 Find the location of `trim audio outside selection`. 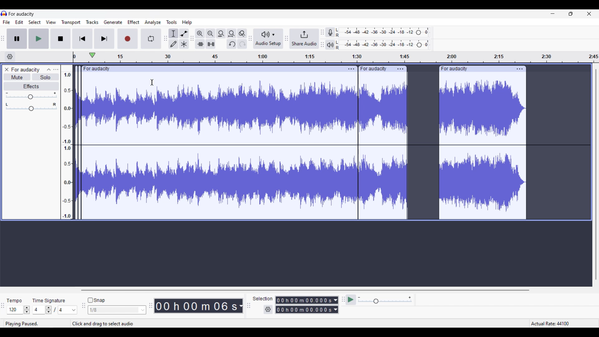

trim audio outside selection is located at coordinates (200, 44).